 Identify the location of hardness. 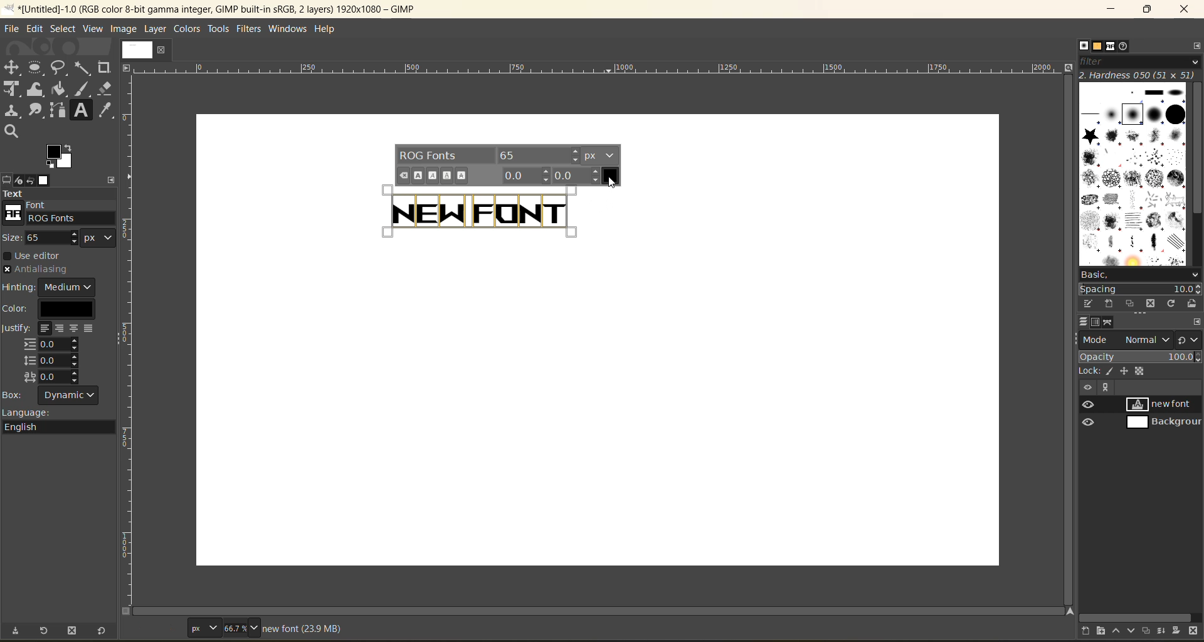
(1139, 75).